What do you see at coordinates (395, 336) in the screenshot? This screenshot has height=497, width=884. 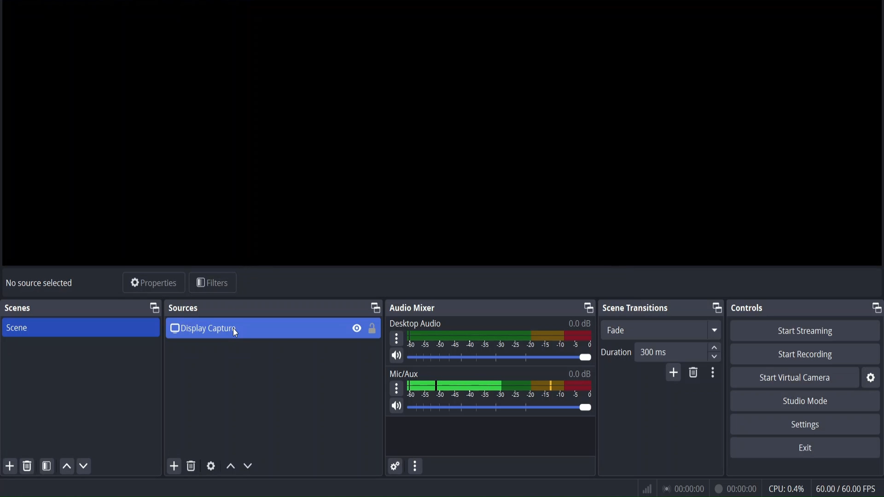 I see `settings` at bounding box center [395, 336].